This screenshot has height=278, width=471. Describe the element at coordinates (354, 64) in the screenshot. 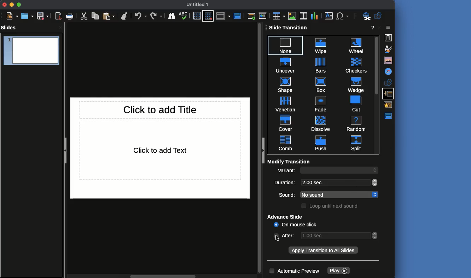

I see `checkers` at that location.